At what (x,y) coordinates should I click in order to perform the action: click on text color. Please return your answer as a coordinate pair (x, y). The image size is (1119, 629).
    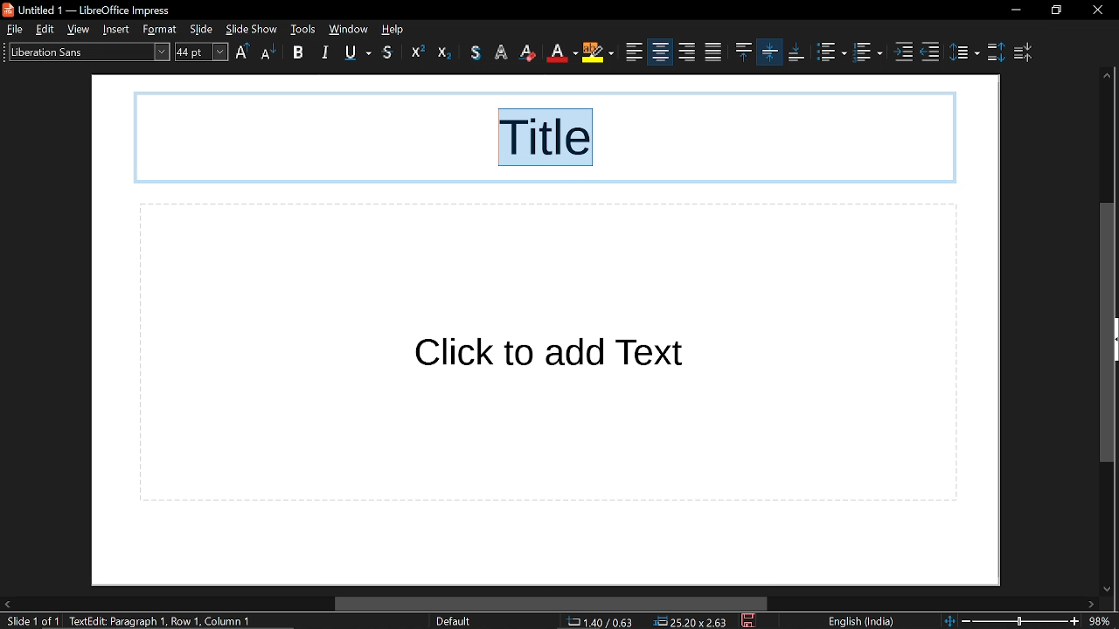
    Looking at the image, I should click on (529, 52).